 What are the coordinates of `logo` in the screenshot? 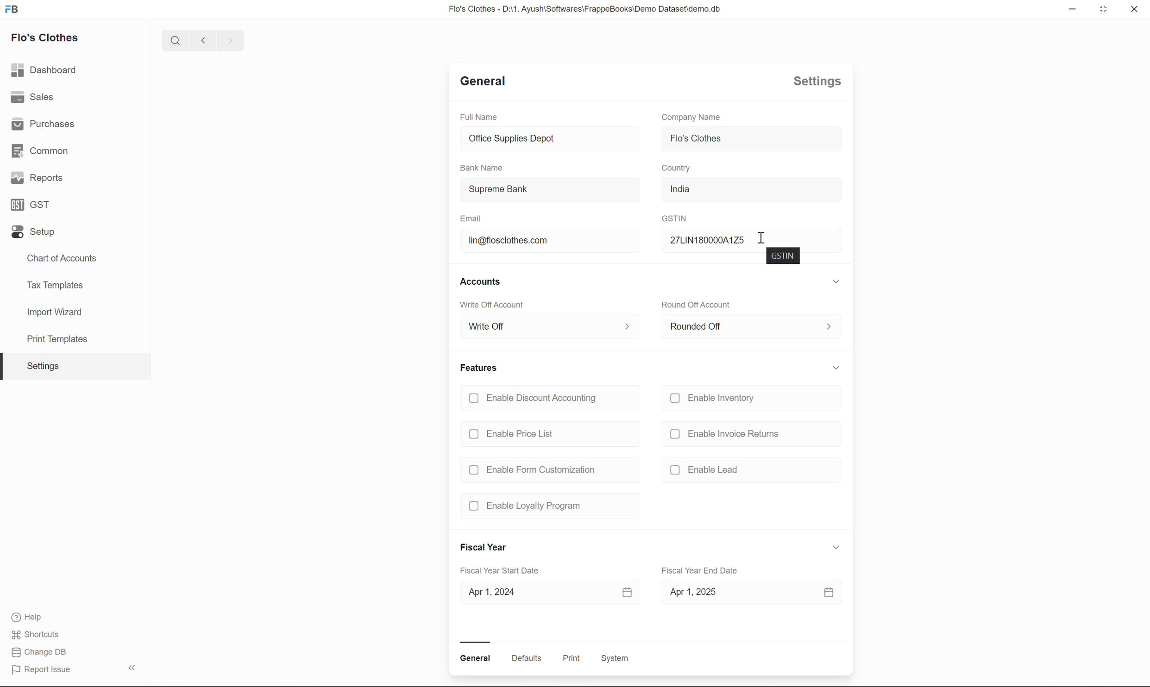 It's located at (13, 8).